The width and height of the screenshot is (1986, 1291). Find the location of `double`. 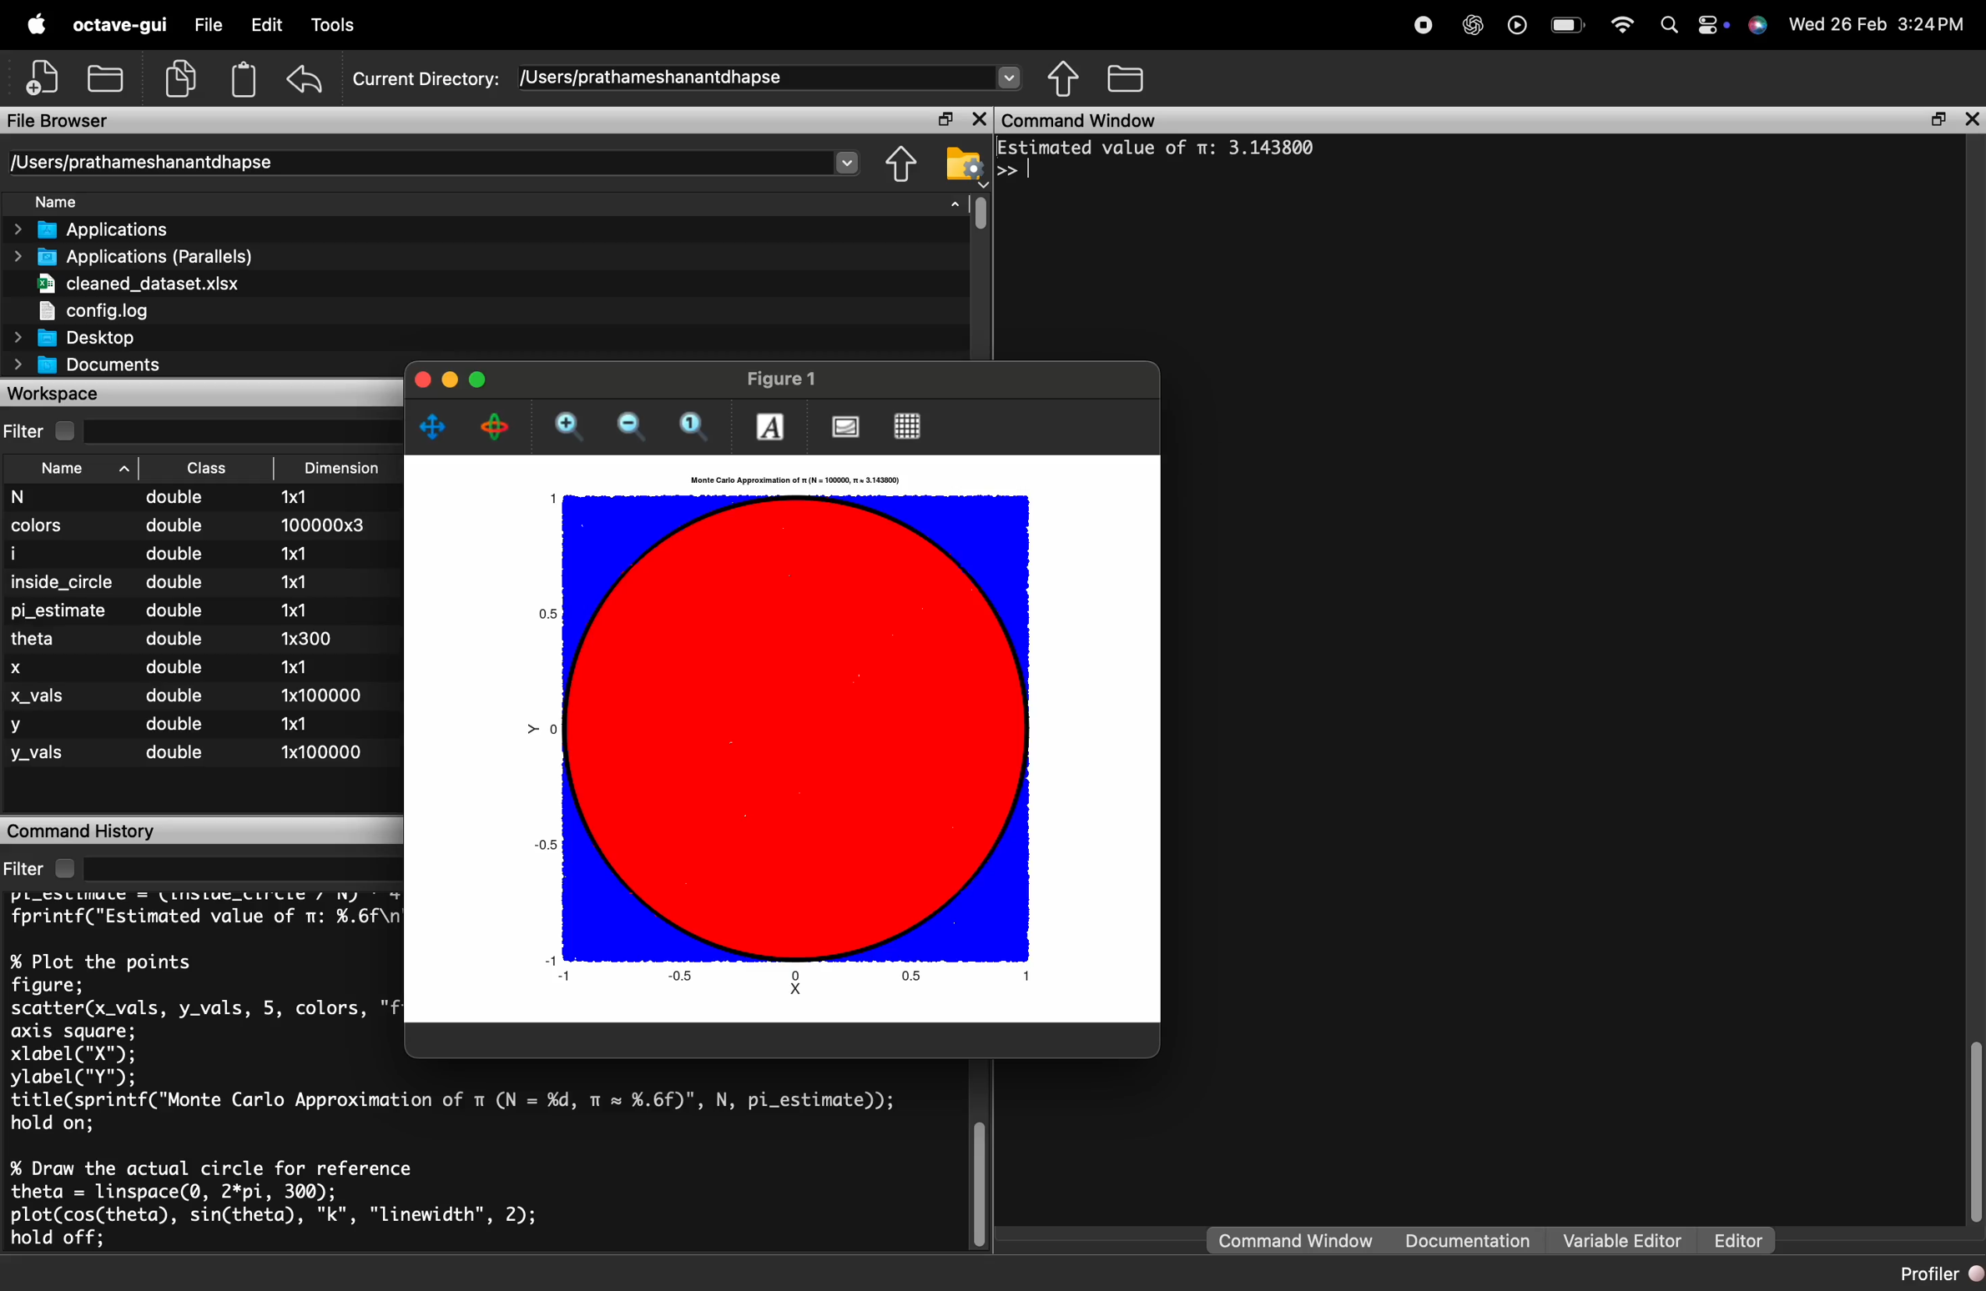

double is located at coordinates (173, 553).